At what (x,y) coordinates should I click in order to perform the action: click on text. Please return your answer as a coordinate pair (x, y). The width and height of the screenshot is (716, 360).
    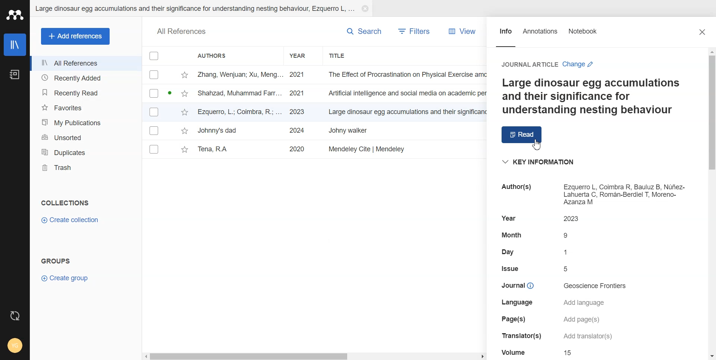
    Looking at the image, I should click on (574, 218).